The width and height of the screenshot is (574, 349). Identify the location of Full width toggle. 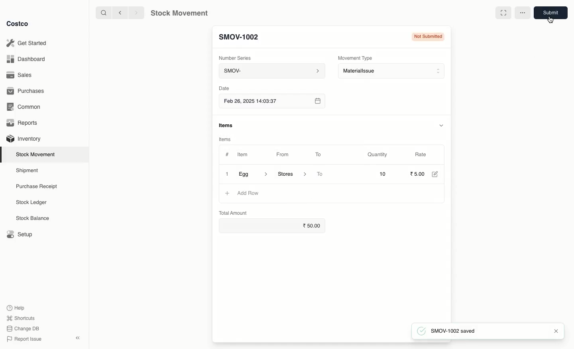
(502, 13).